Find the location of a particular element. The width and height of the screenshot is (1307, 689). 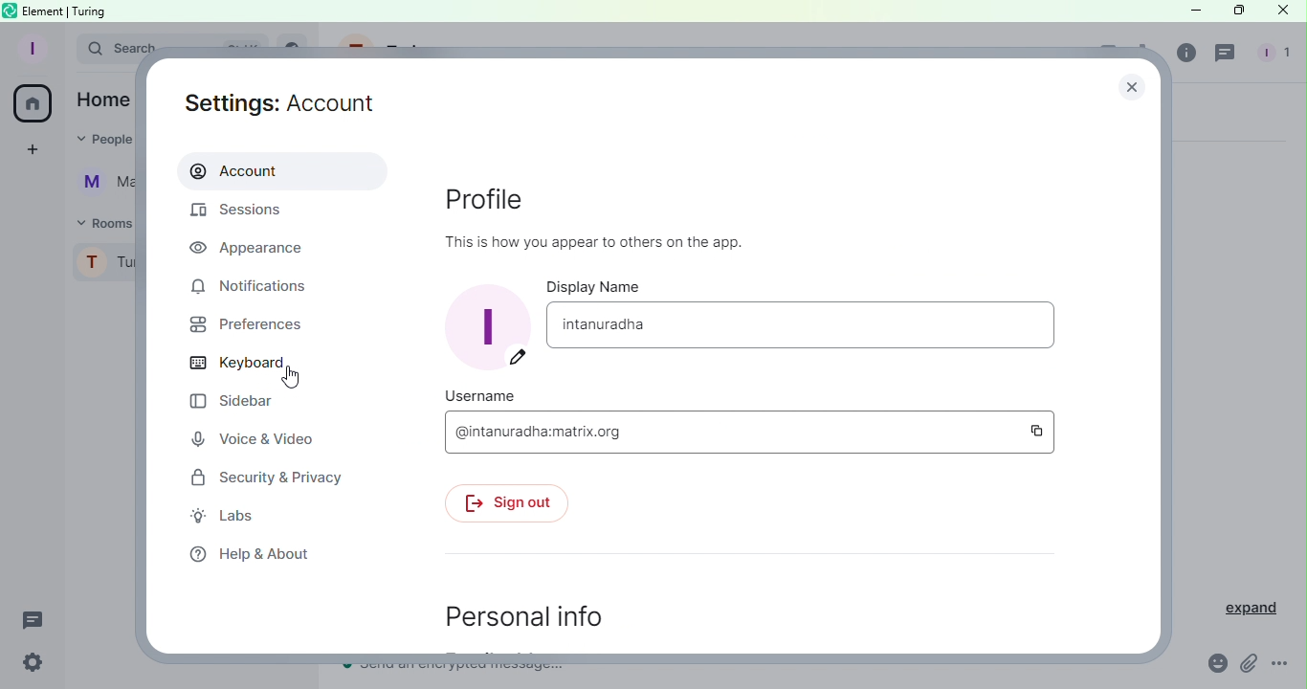

Rooms is located at coordinates (96, 223).